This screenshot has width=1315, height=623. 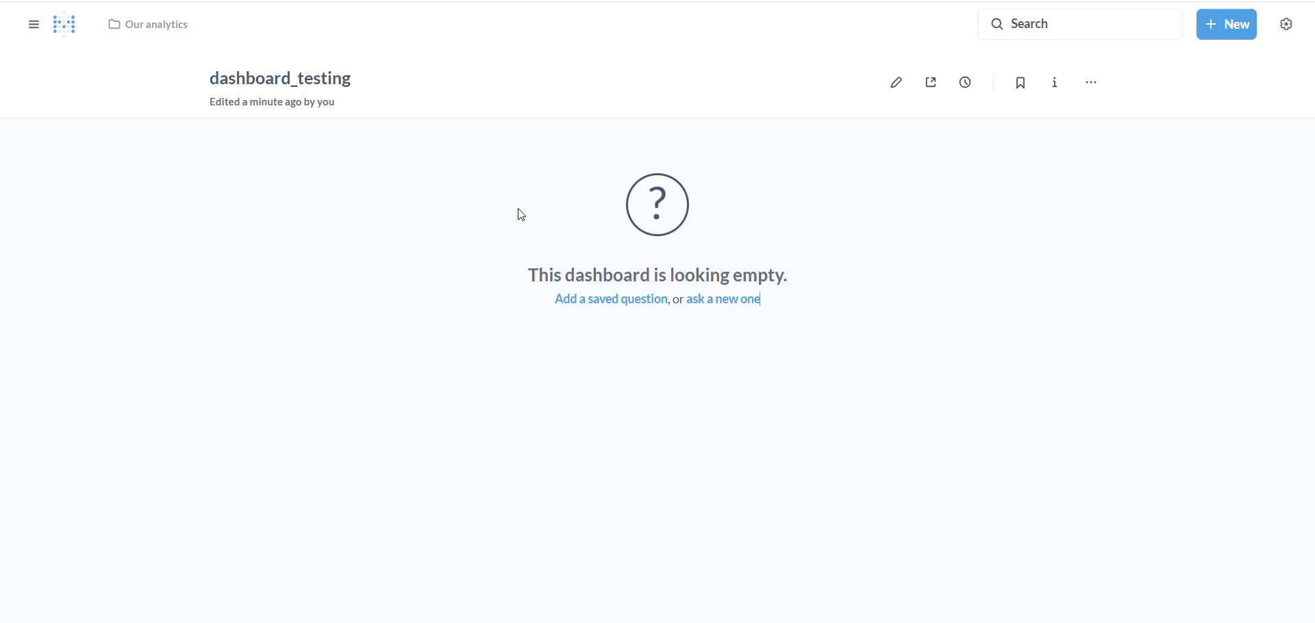 What do you see at coordinates (1289, 25) in the screenshot?
I see `settings` at bounding box center [1289, 25].